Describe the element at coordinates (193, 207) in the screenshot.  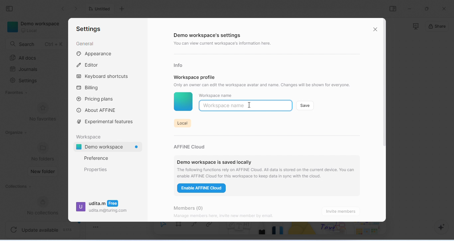
I see `members` at that location.